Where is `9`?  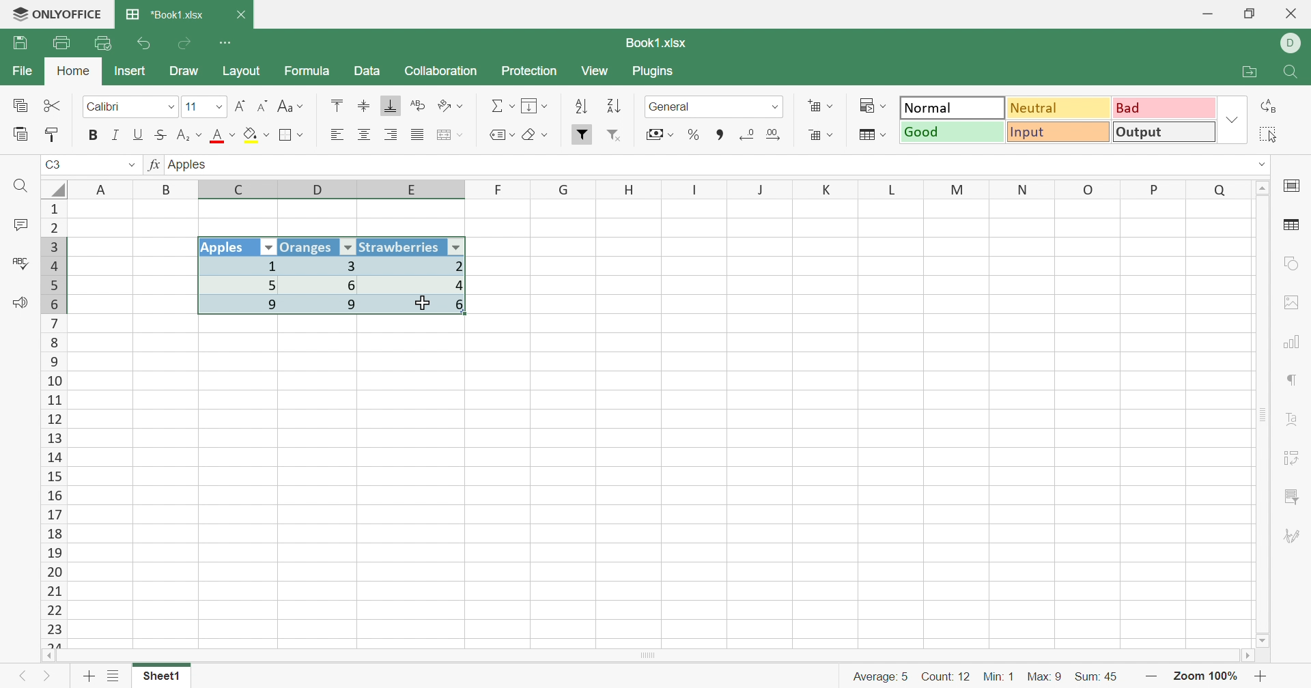 9 is located at coordinates (327, 306).